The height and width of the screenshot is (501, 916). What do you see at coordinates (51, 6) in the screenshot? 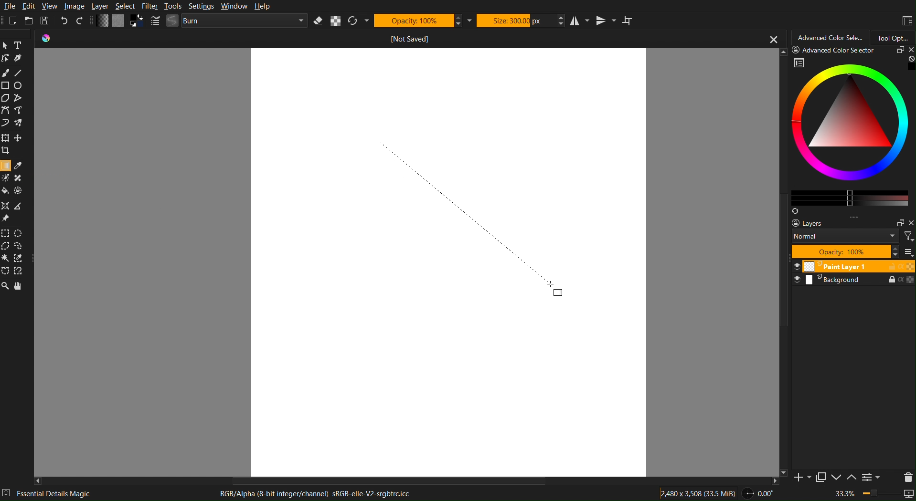
I see `View` at bounding box center [51, 6].